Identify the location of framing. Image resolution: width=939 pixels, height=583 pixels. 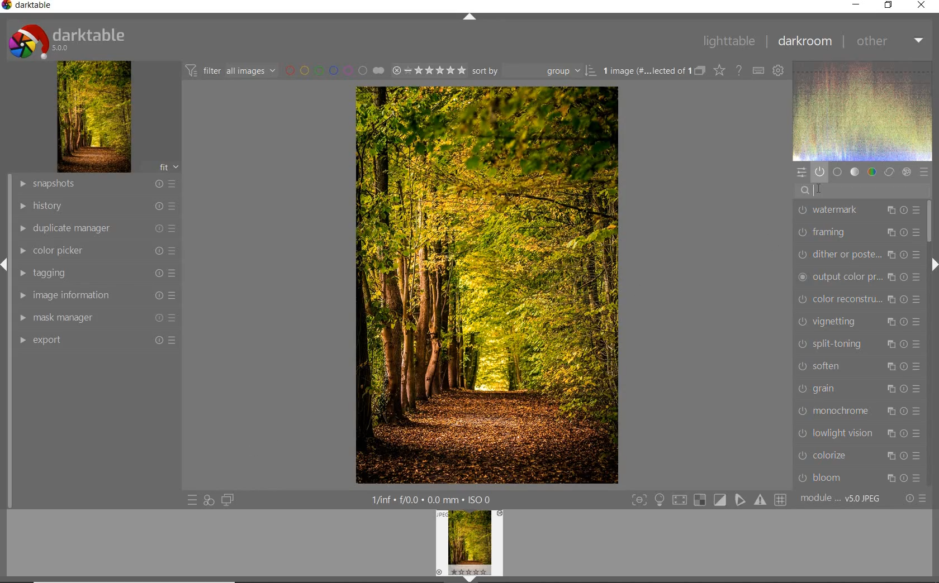
(857, 232).